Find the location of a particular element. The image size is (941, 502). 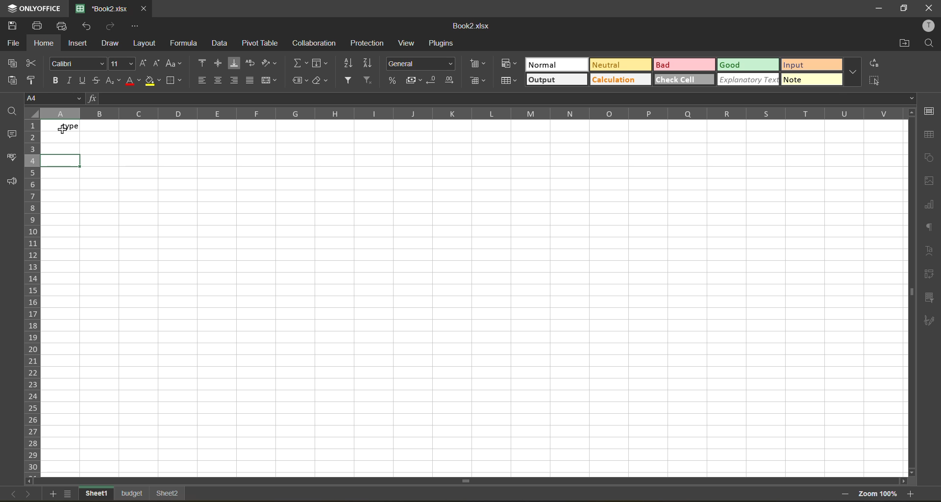

align center is located at coordinates (220, 79).